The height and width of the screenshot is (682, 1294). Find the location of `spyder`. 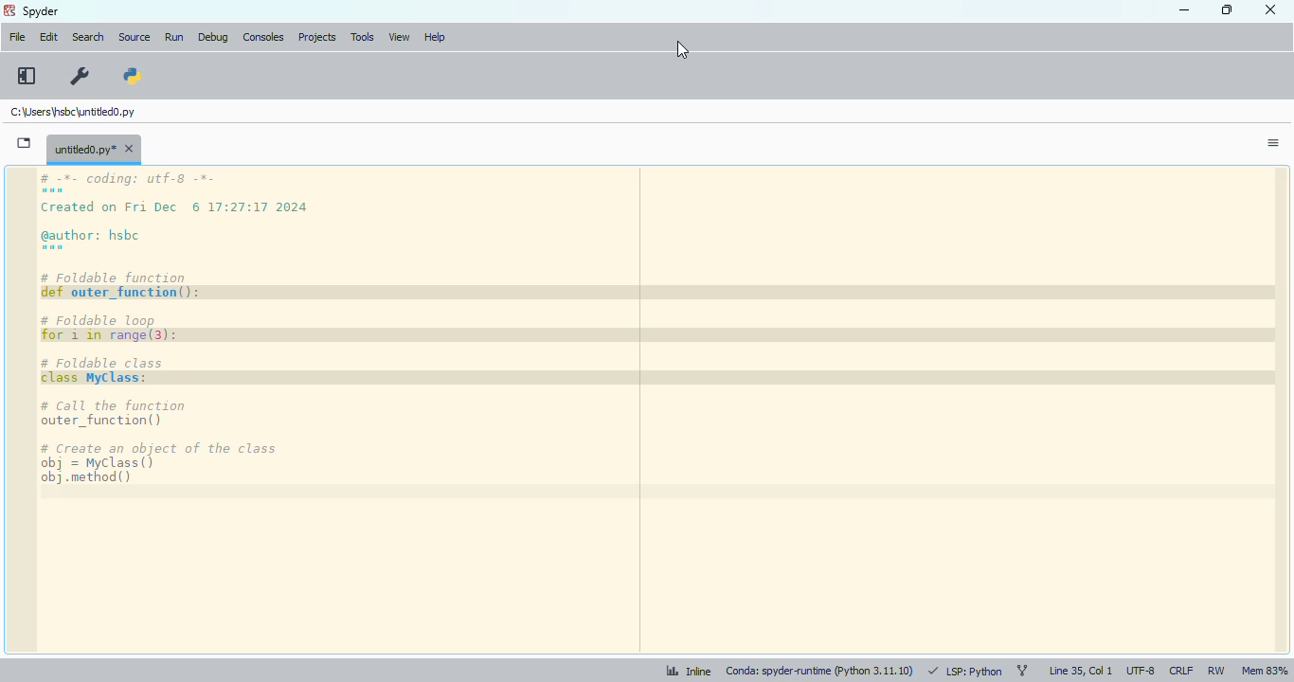

spyder is located at coordinates (42, 11).